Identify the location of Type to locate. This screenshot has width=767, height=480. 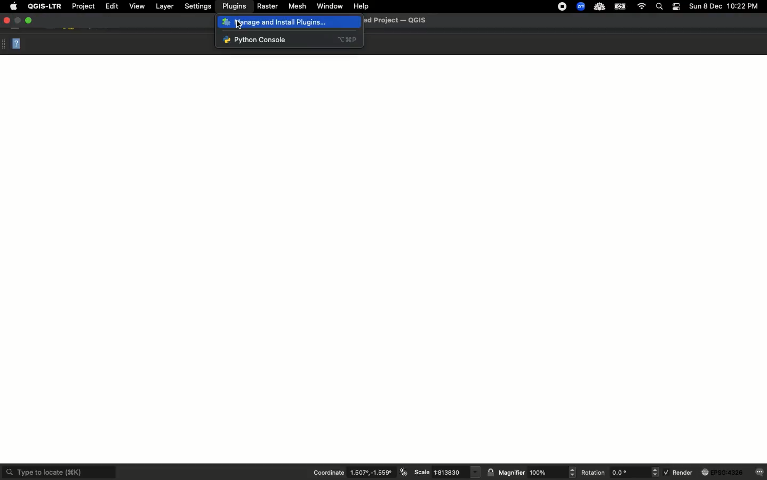
(59, 471).